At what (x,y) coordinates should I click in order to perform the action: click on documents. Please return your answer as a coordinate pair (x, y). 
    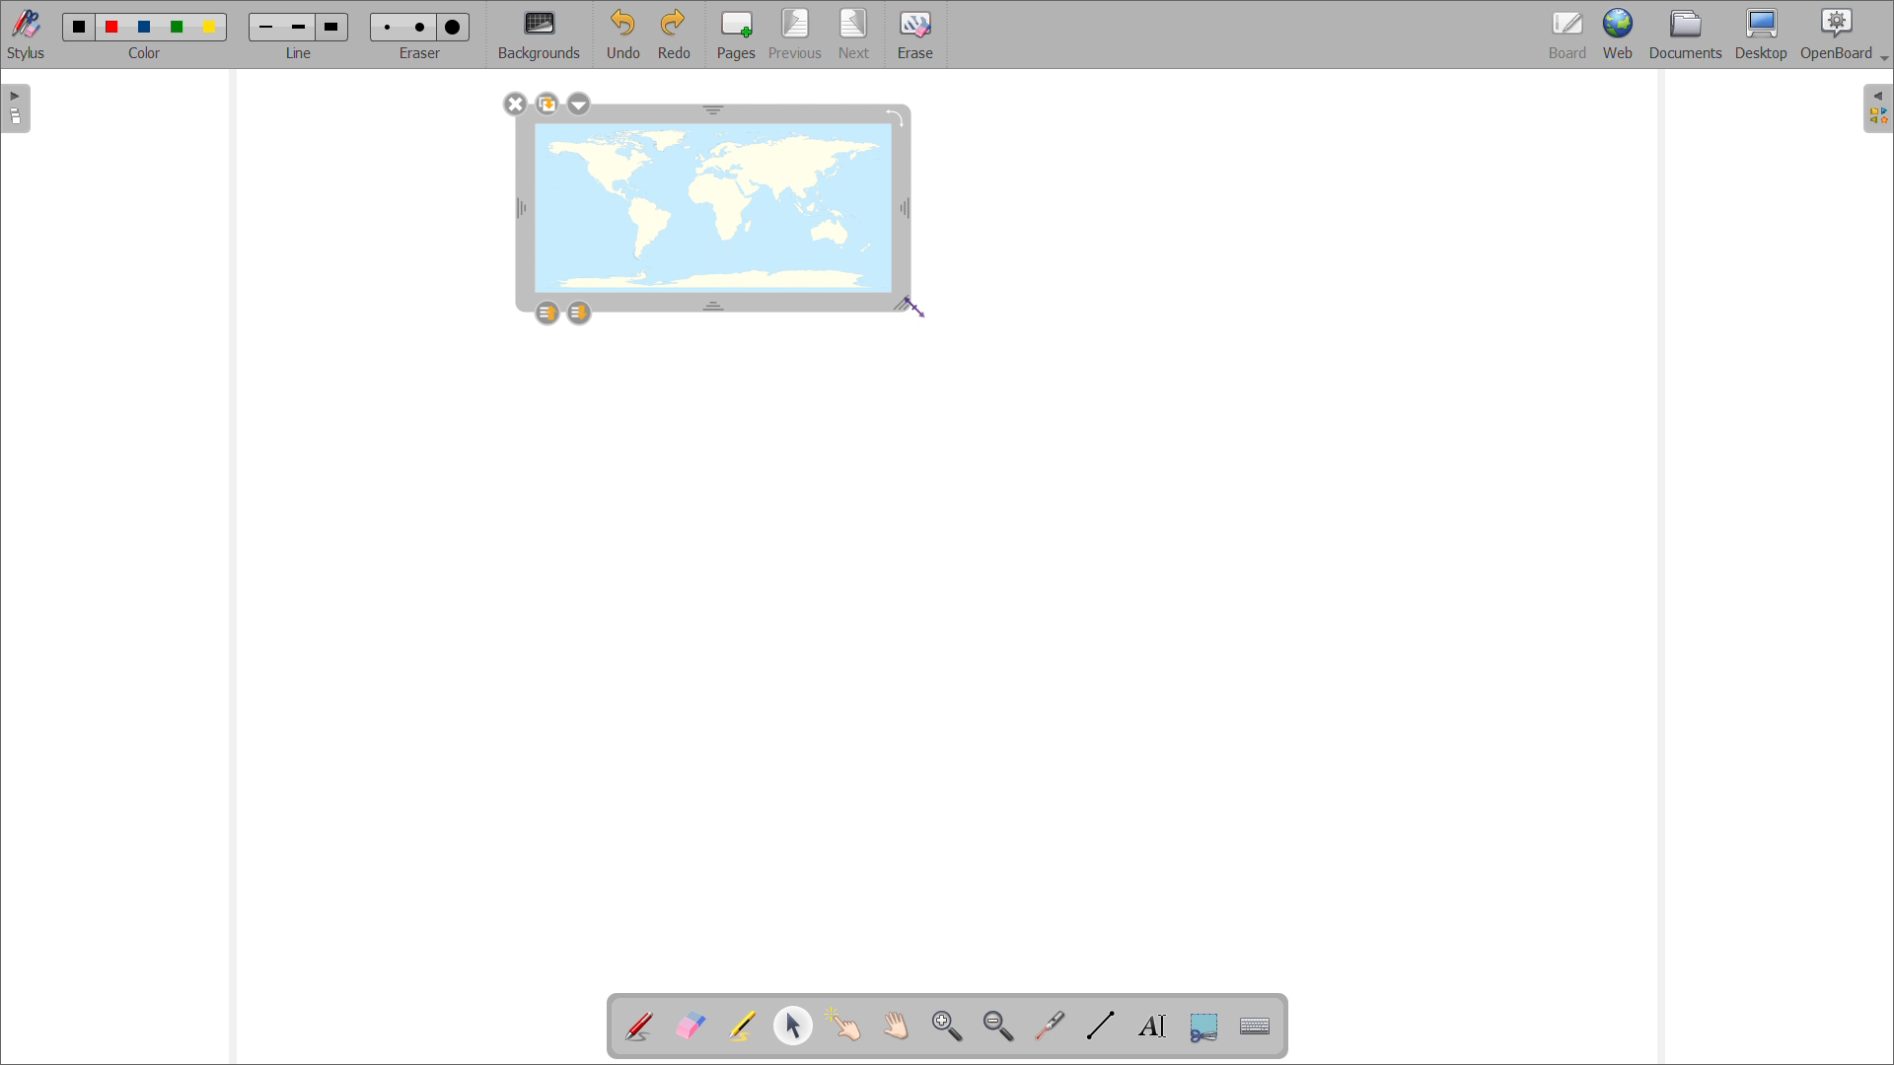
    Looking at the image, I should click on (1688, 35).